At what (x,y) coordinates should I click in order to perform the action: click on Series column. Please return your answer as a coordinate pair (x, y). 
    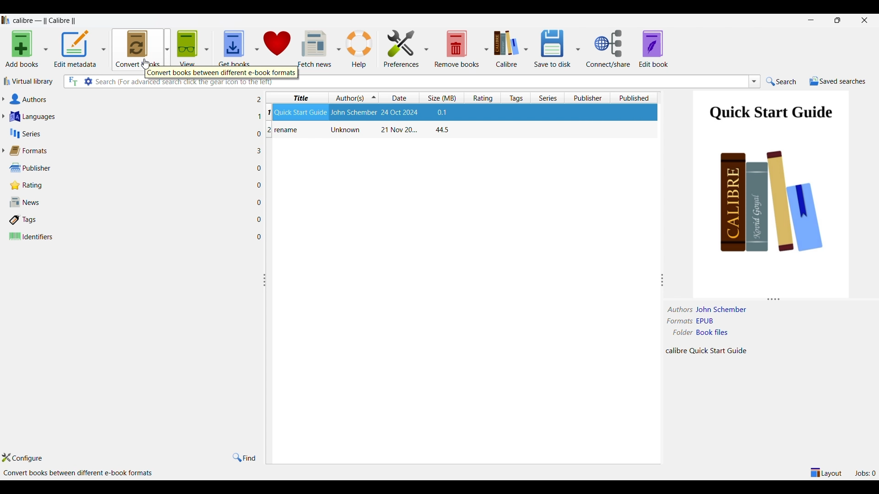
    Looking at the image, I should click on (547, 97).